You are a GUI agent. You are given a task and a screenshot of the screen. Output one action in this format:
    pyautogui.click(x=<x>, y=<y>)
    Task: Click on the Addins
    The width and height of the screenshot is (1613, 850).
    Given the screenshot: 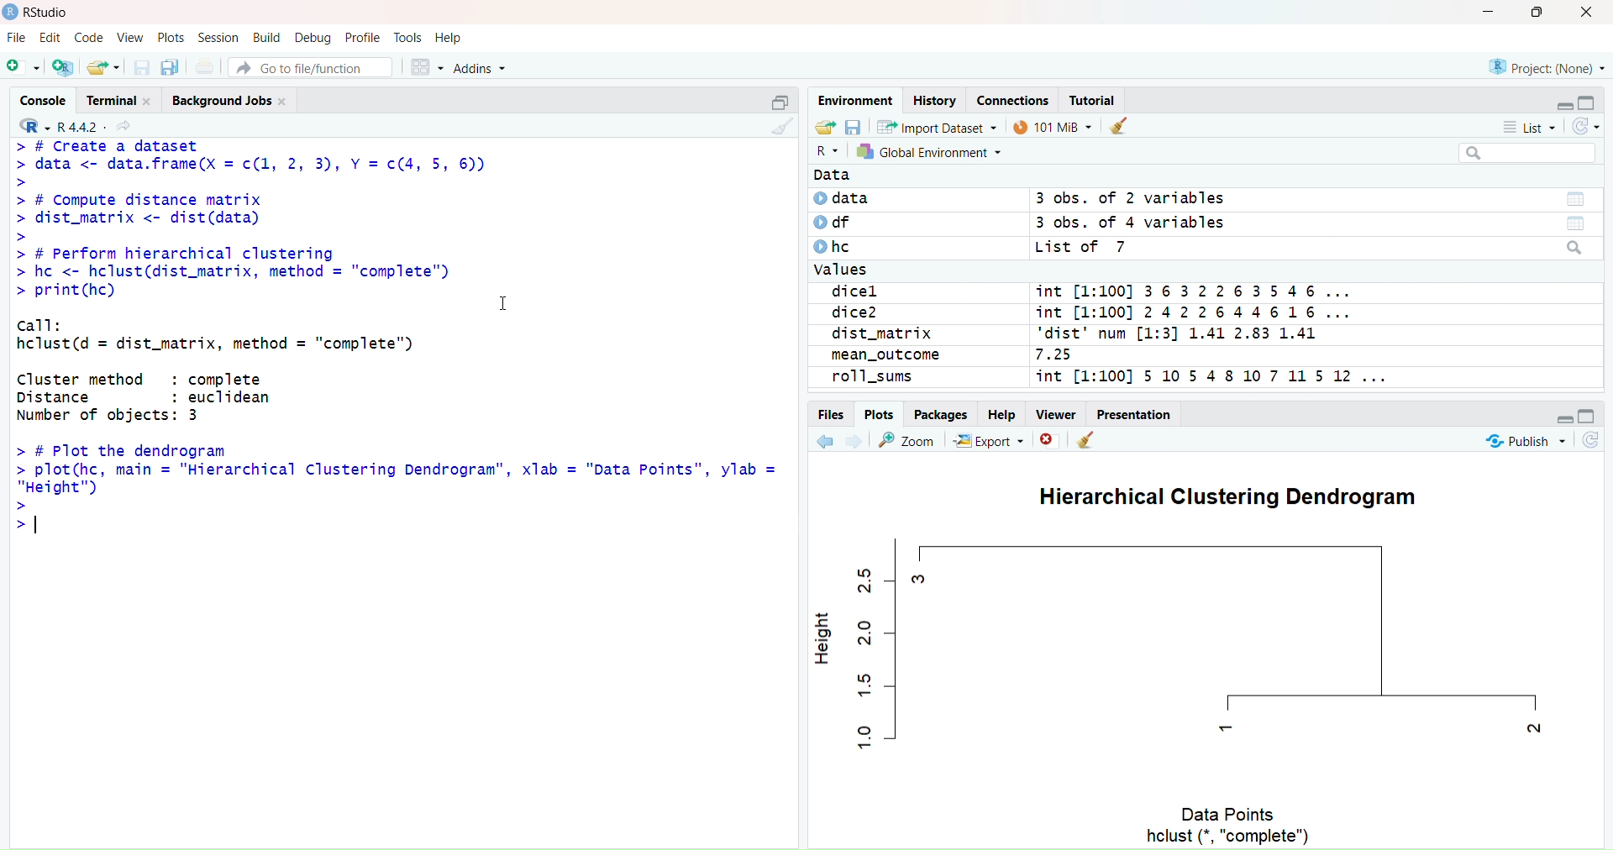 What is the action you would take?
    pyautogui.click(x=492, y=66)
    